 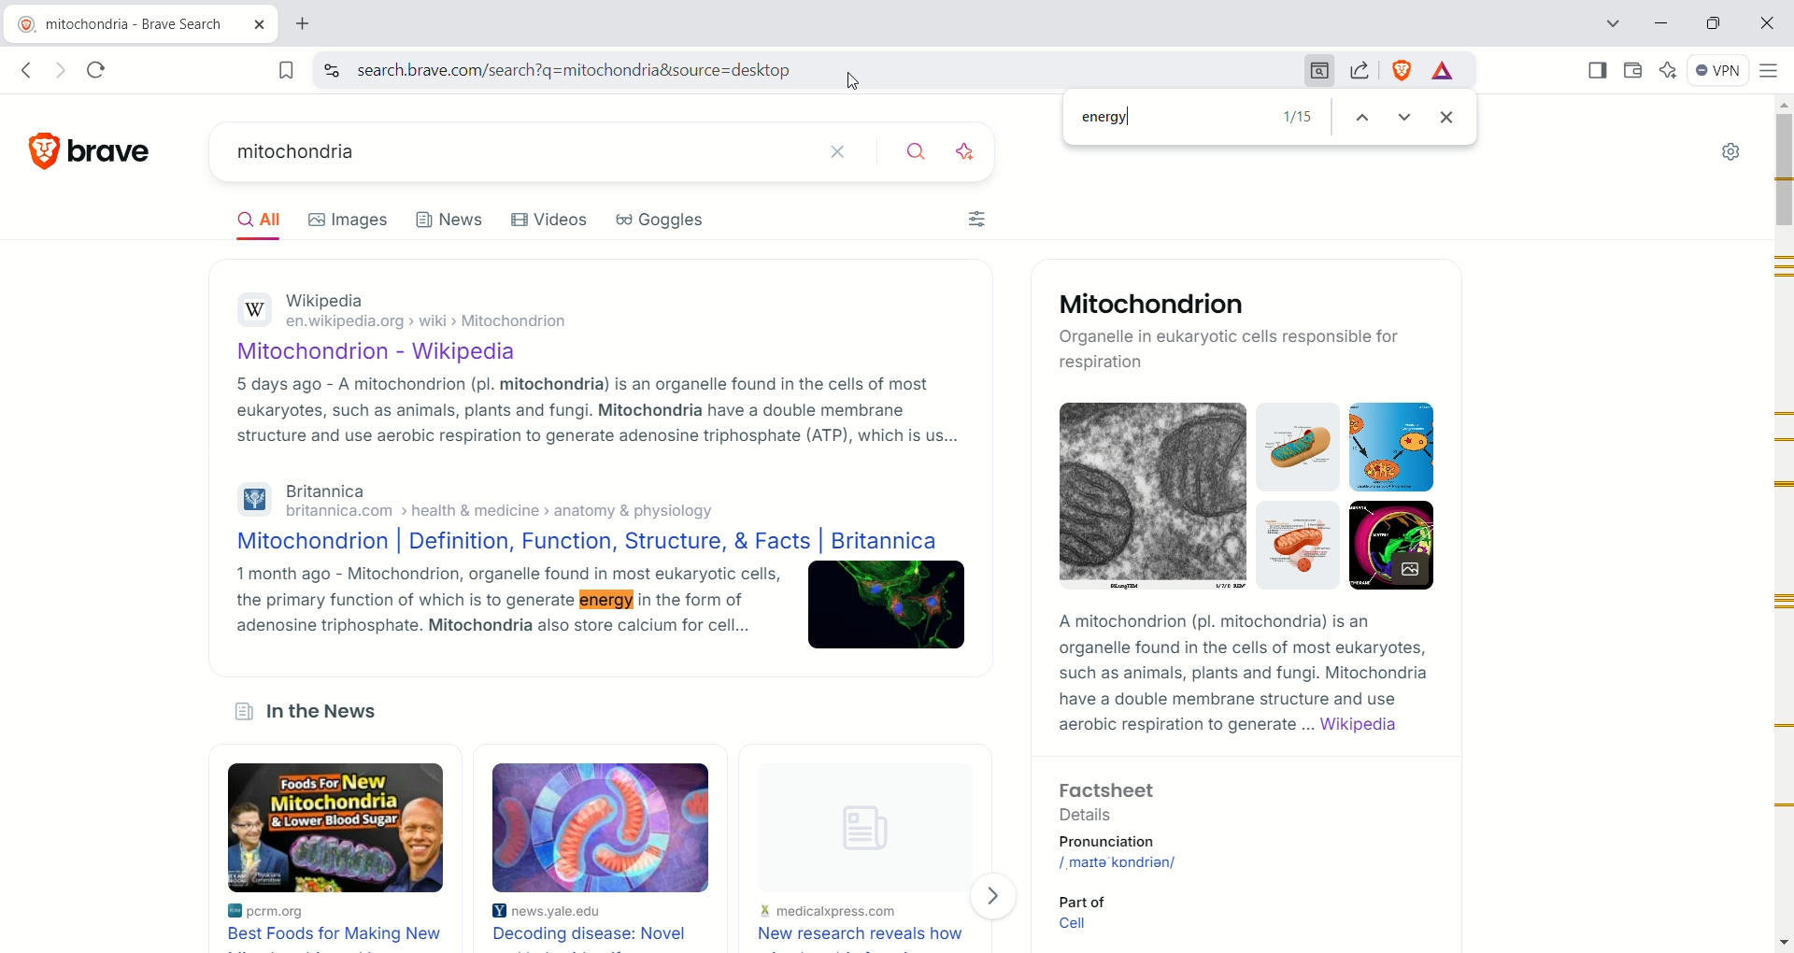 What do you see at coordinates (979, 220) in the screenshot?
I see `Filters` at bounding box center [979, 220].